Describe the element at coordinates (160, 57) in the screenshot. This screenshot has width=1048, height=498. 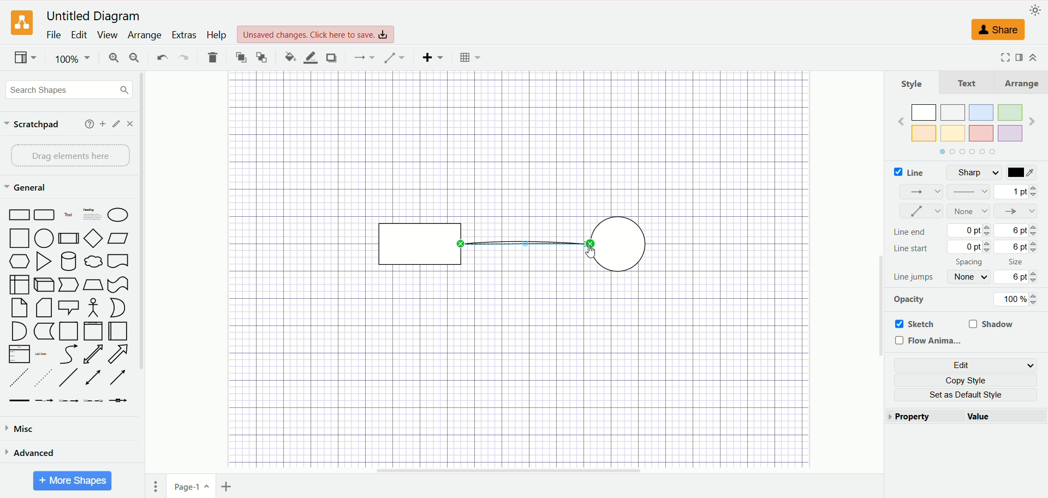
I see `undo` at that location.